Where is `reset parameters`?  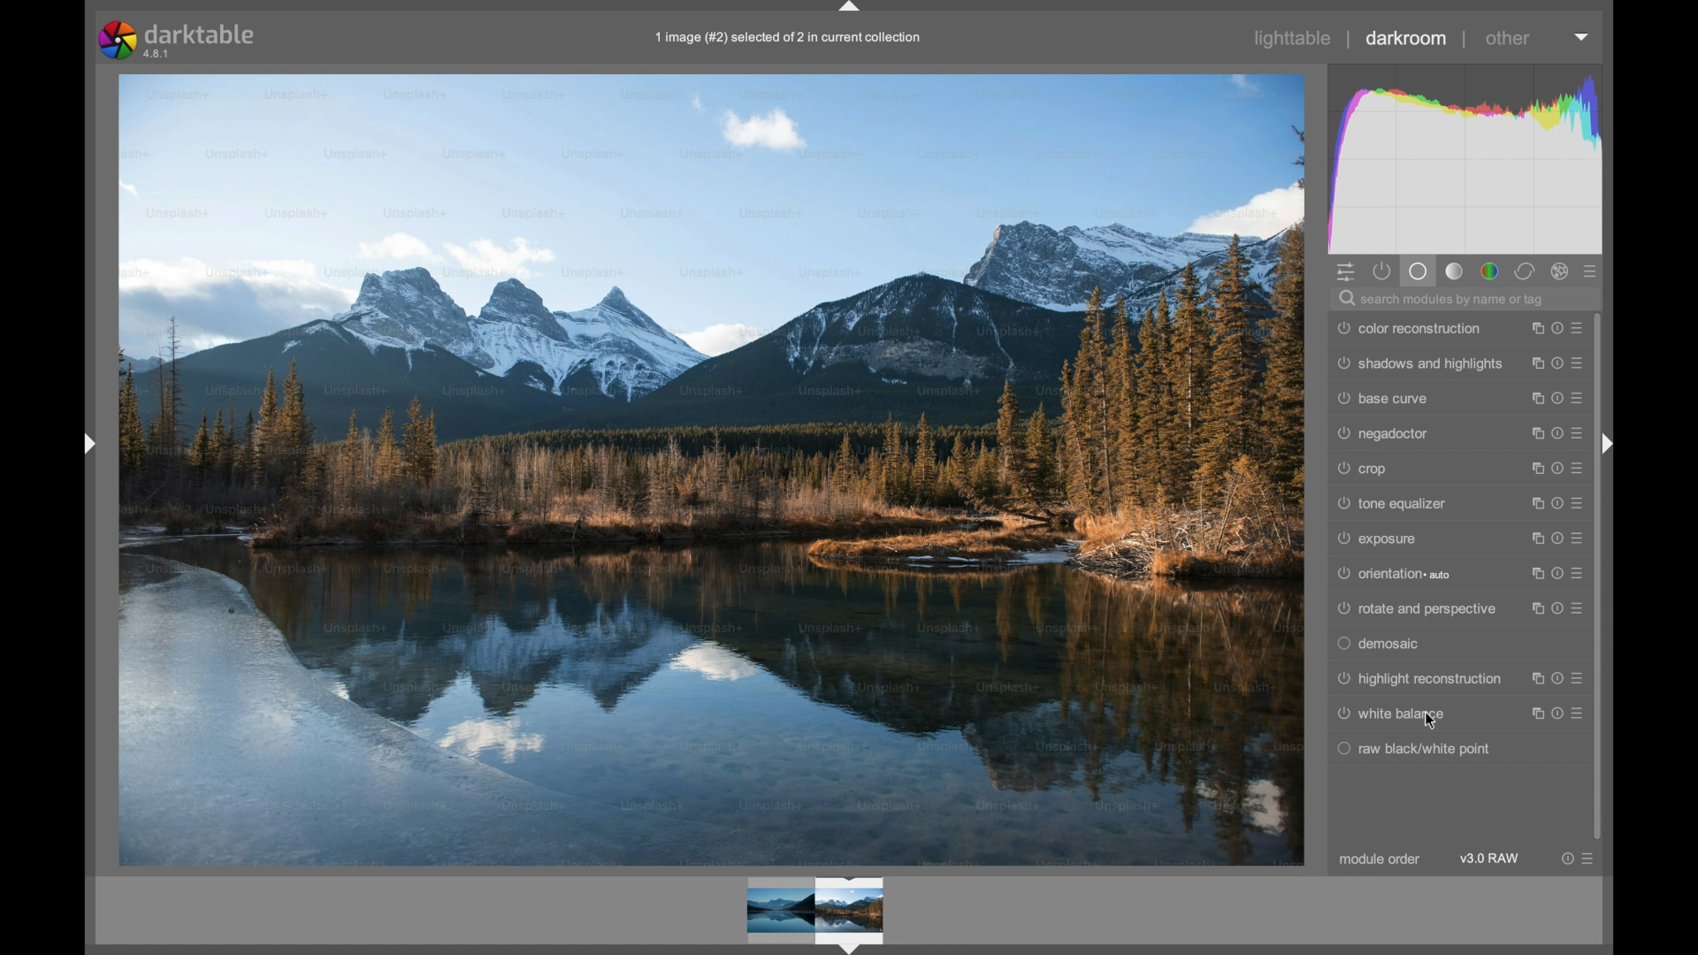 reset parameters is located at coordinates (1558, 573).